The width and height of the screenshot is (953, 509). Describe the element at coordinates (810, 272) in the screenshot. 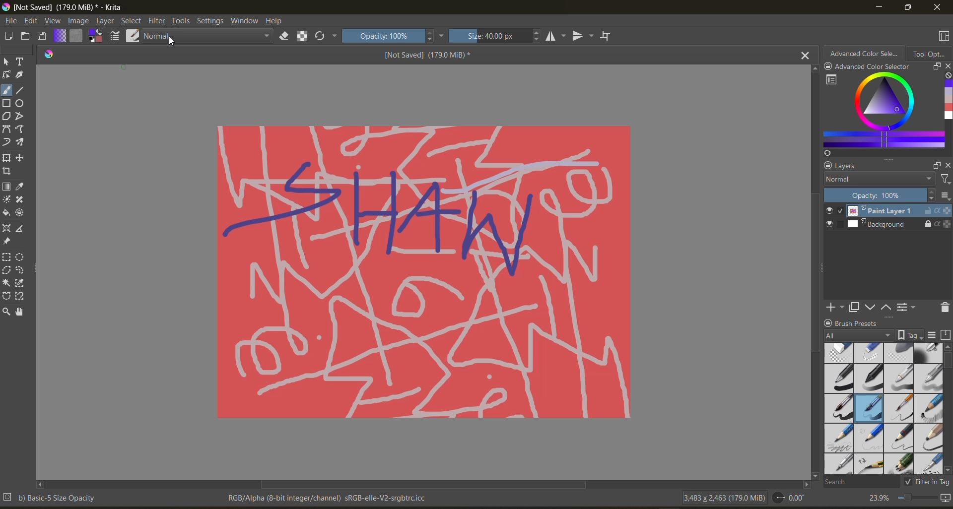

I see `vertical scroll bar` at that location.